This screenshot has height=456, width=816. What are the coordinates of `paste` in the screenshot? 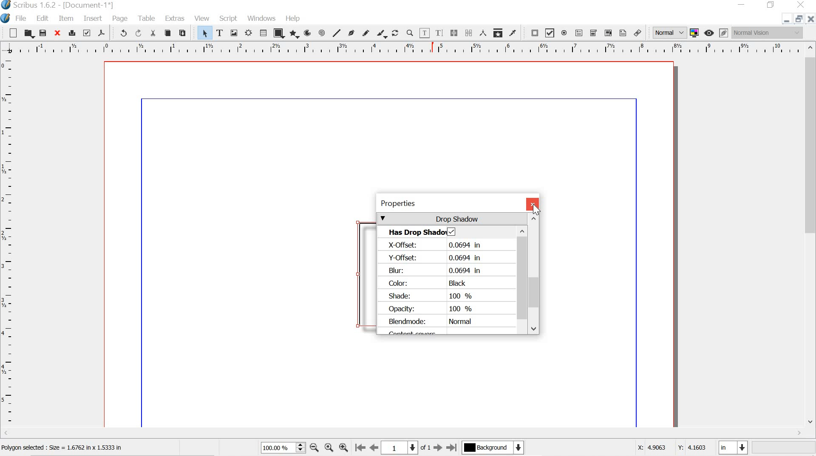 It's located at (184, 32).